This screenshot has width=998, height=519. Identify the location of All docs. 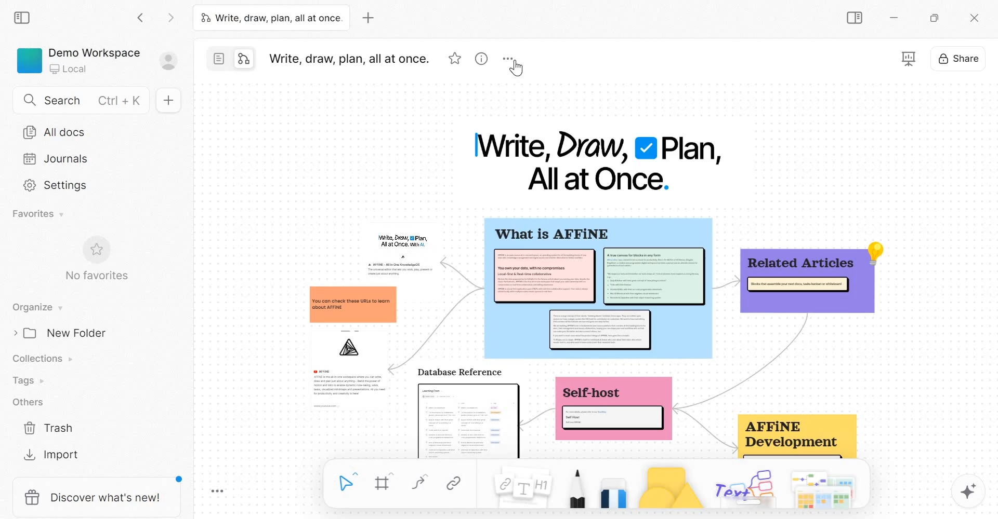
(91, 132).